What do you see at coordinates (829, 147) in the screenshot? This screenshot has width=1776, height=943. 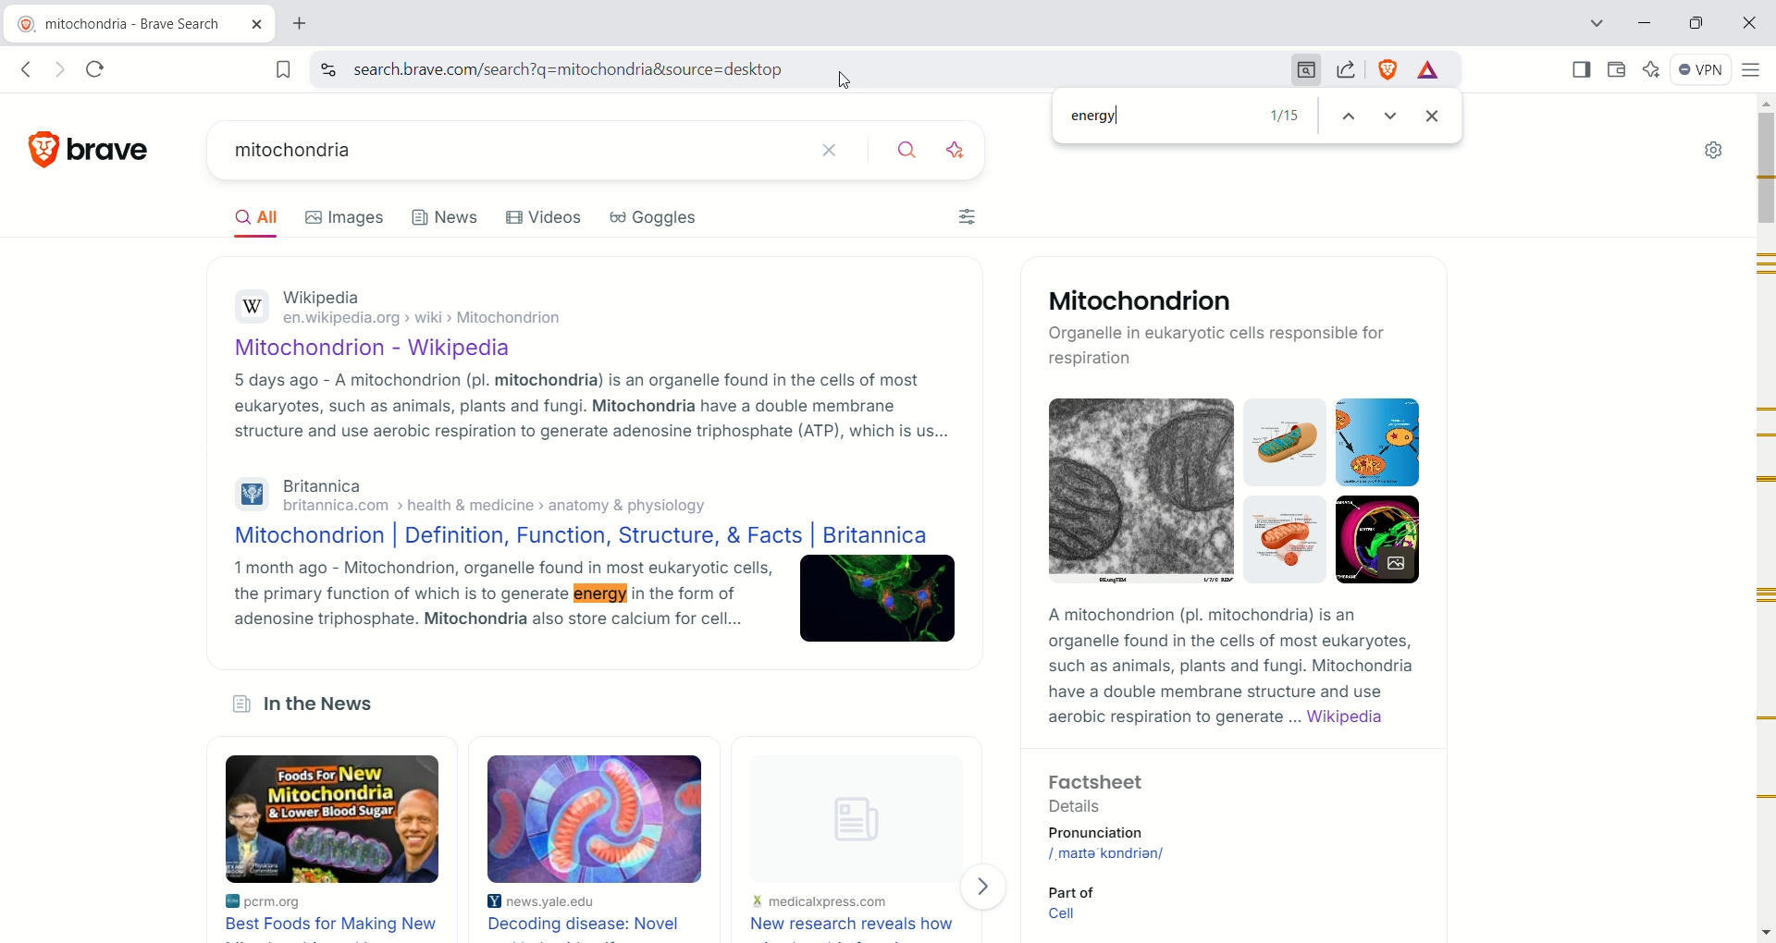 I see `clear` at bounding box center [829, 147].